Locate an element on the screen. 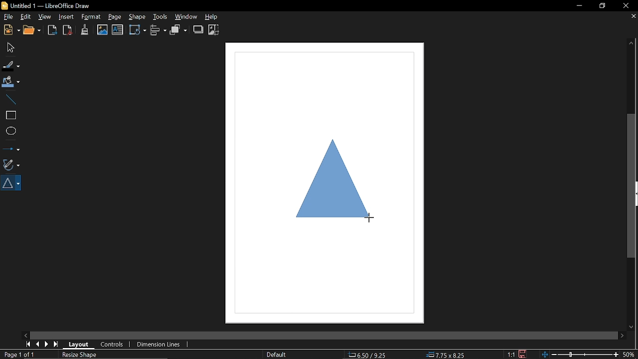 The height and width of the screenshot is (359, 638). dimension lines is located at coordinates (158, 345).